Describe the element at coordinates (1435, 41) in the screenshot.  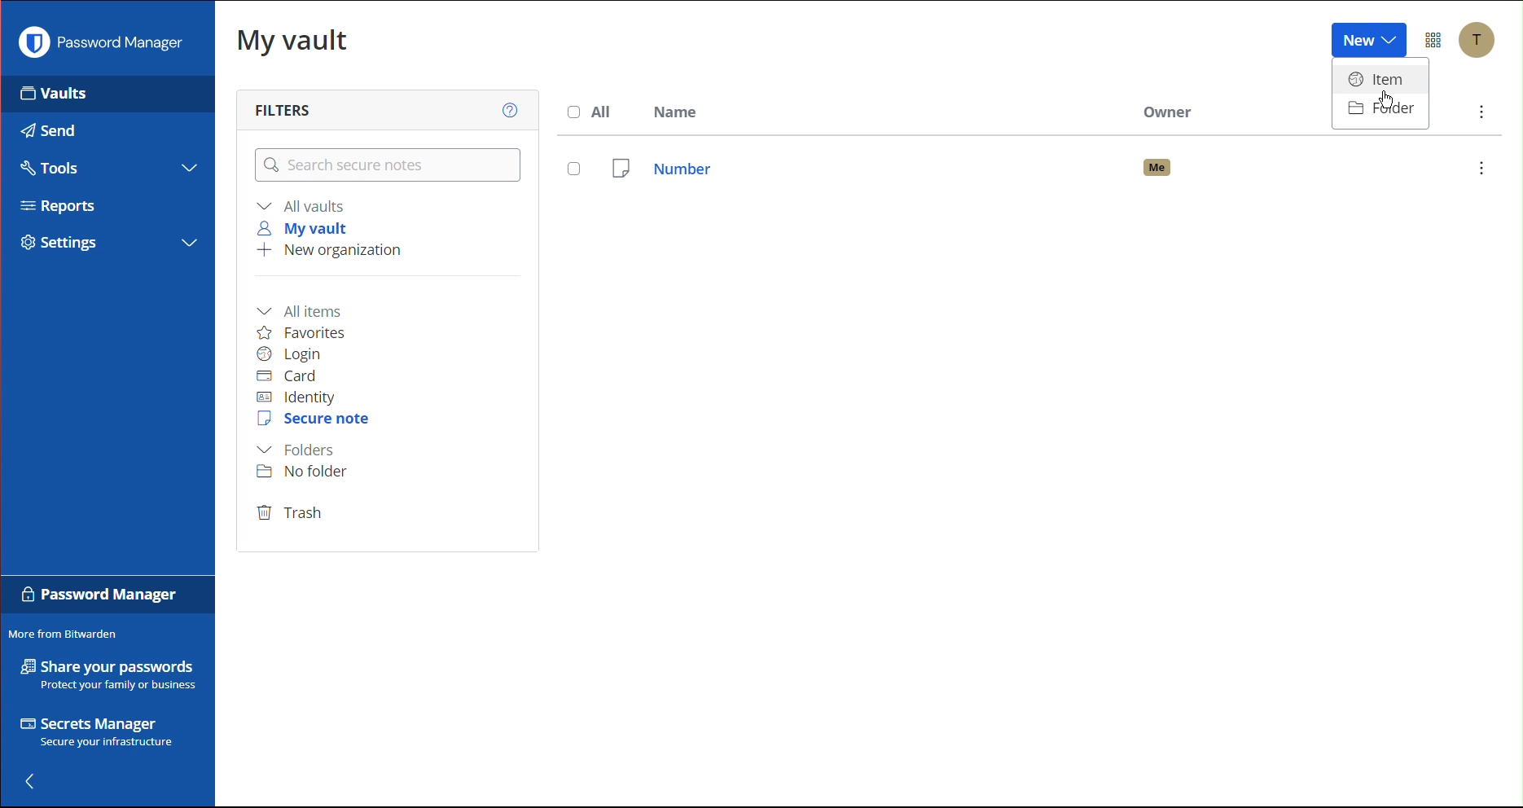
I see `Options` at that location.